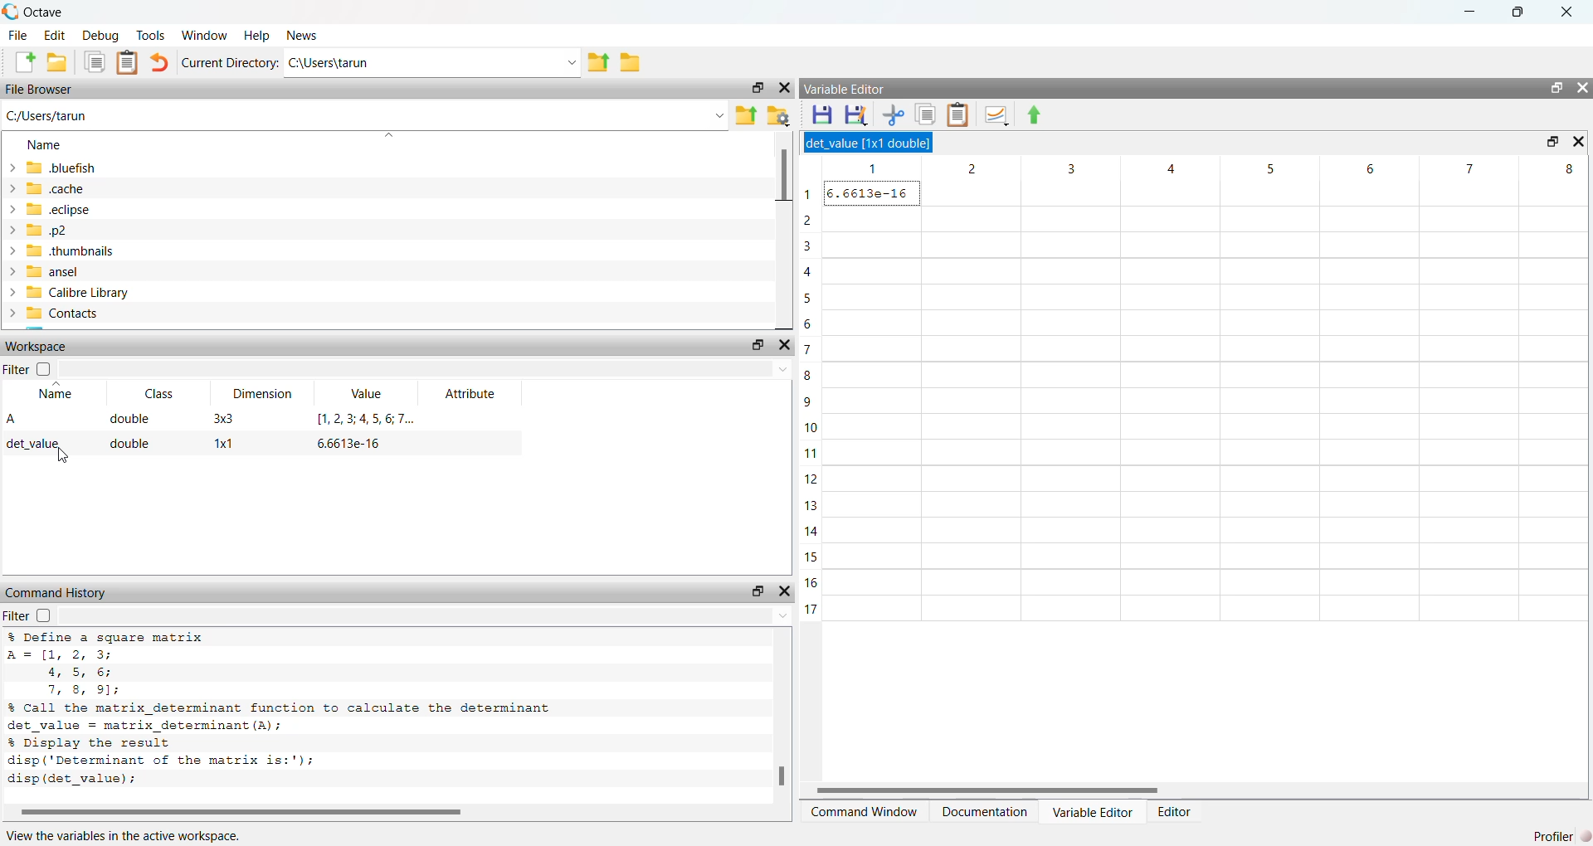 The width and height of the screenshot is (1593, 846). Describe the element at coordinates (102, 35) in the screenshot. I see `debug` at that location.